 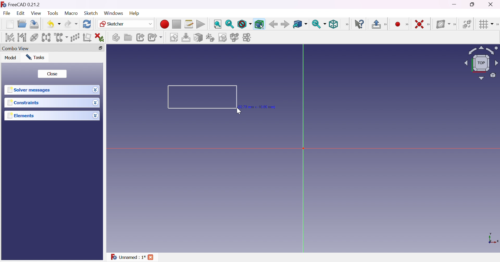 I want to click on Macros, so click(x=189, y=24).